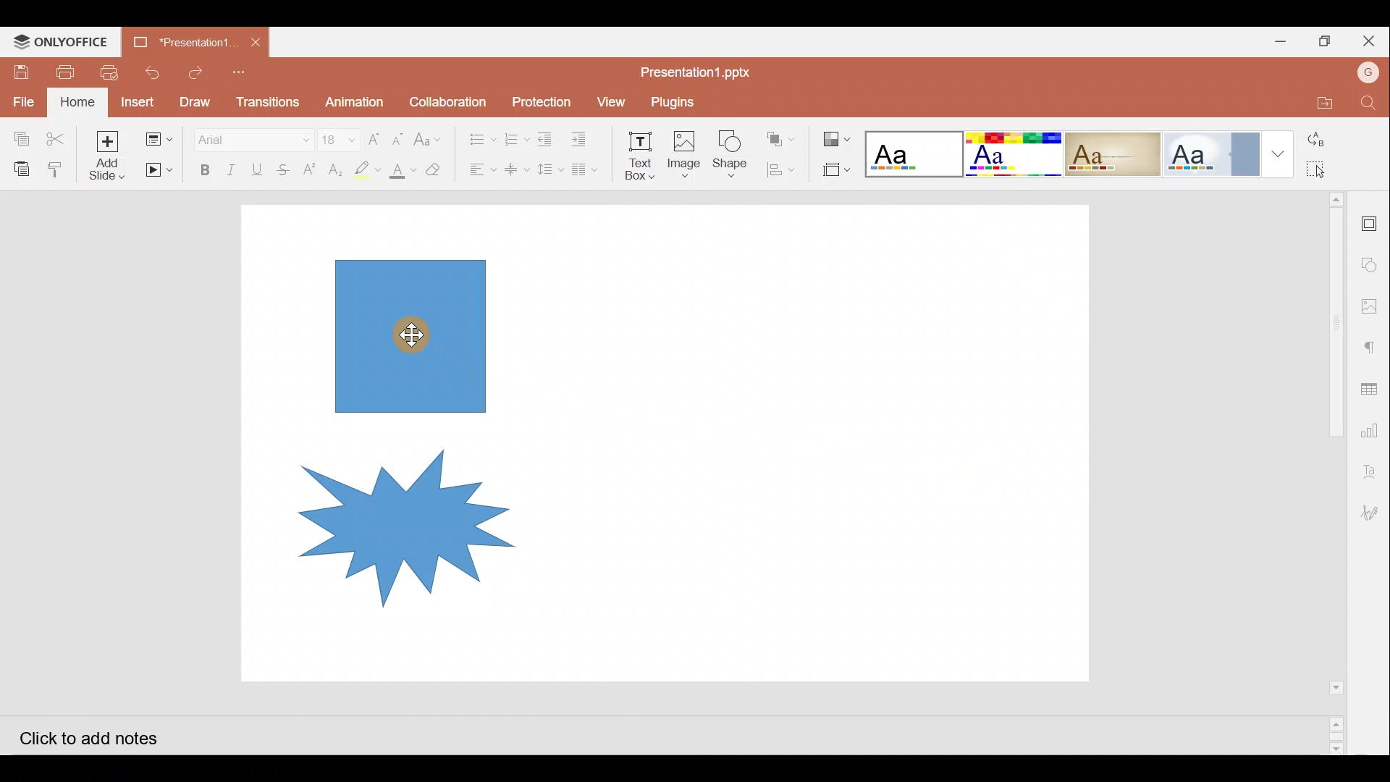  Describe the element at coordinates (1372, 261) in the screenshot. I see `Shapes settings` at that location.